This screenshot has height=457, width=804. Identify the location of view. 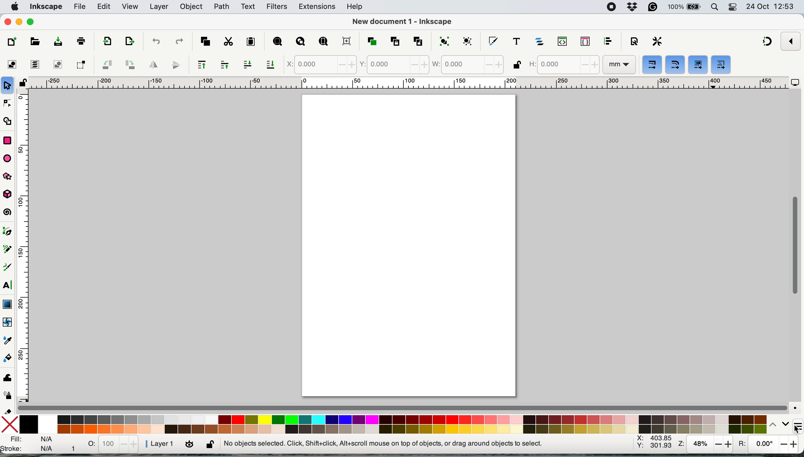
(130, 7).